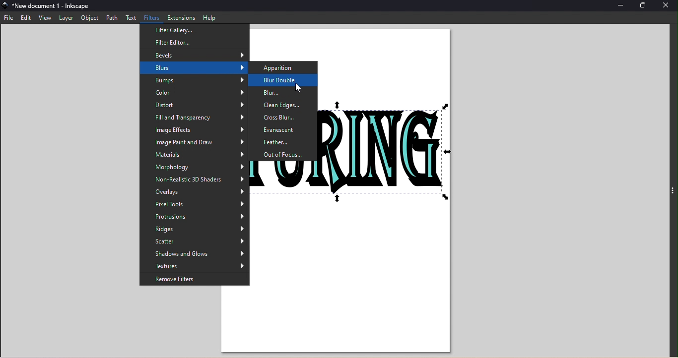  I want to click on Extensions, so click(182, 17).